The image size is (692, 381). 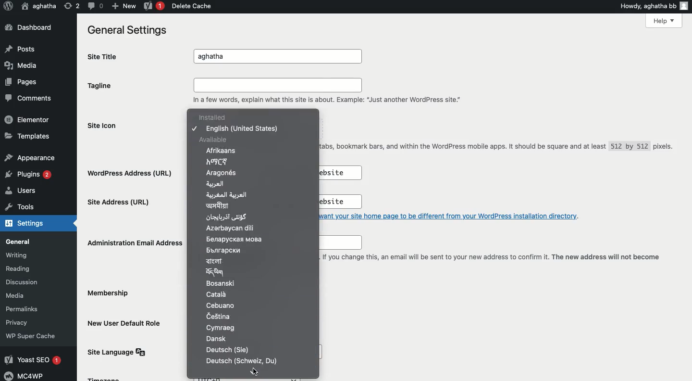 What do you see at coordinates (22, 255) in the screenshot?
I see `Writing` at bounding box center [22, 255].